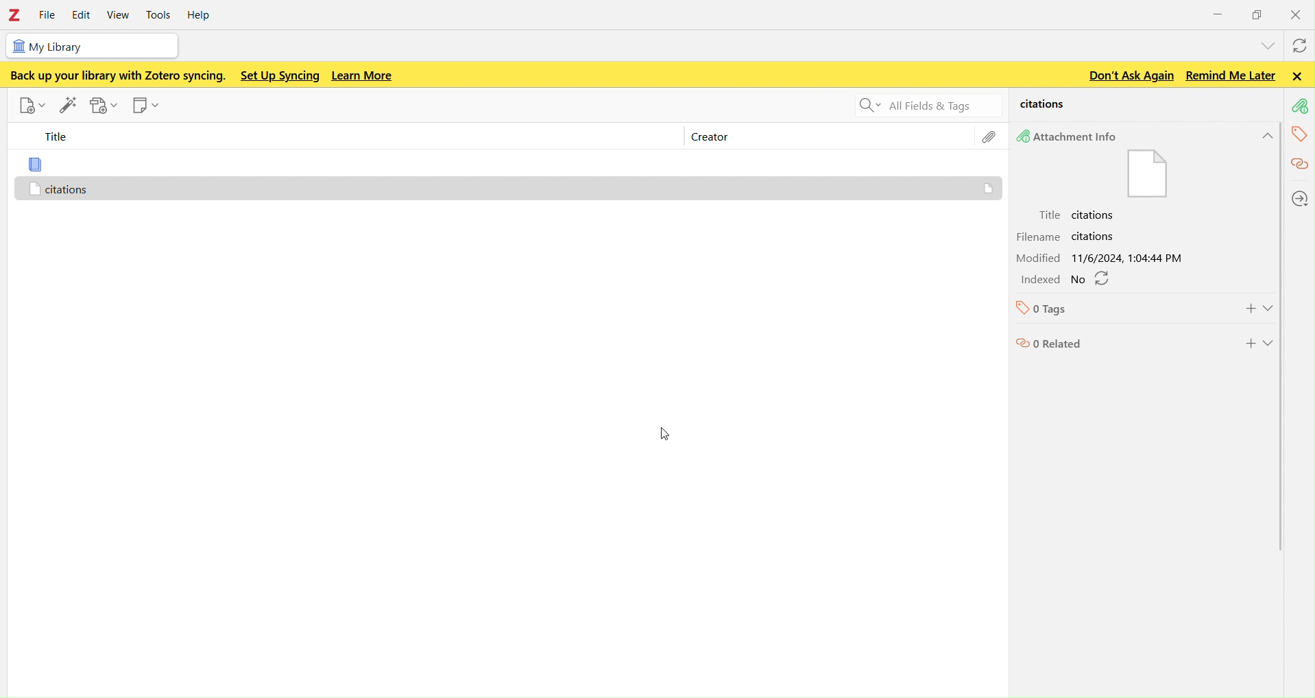 This screenshot has width=1315, height=698. I want to click on add items, so click(68, 106).